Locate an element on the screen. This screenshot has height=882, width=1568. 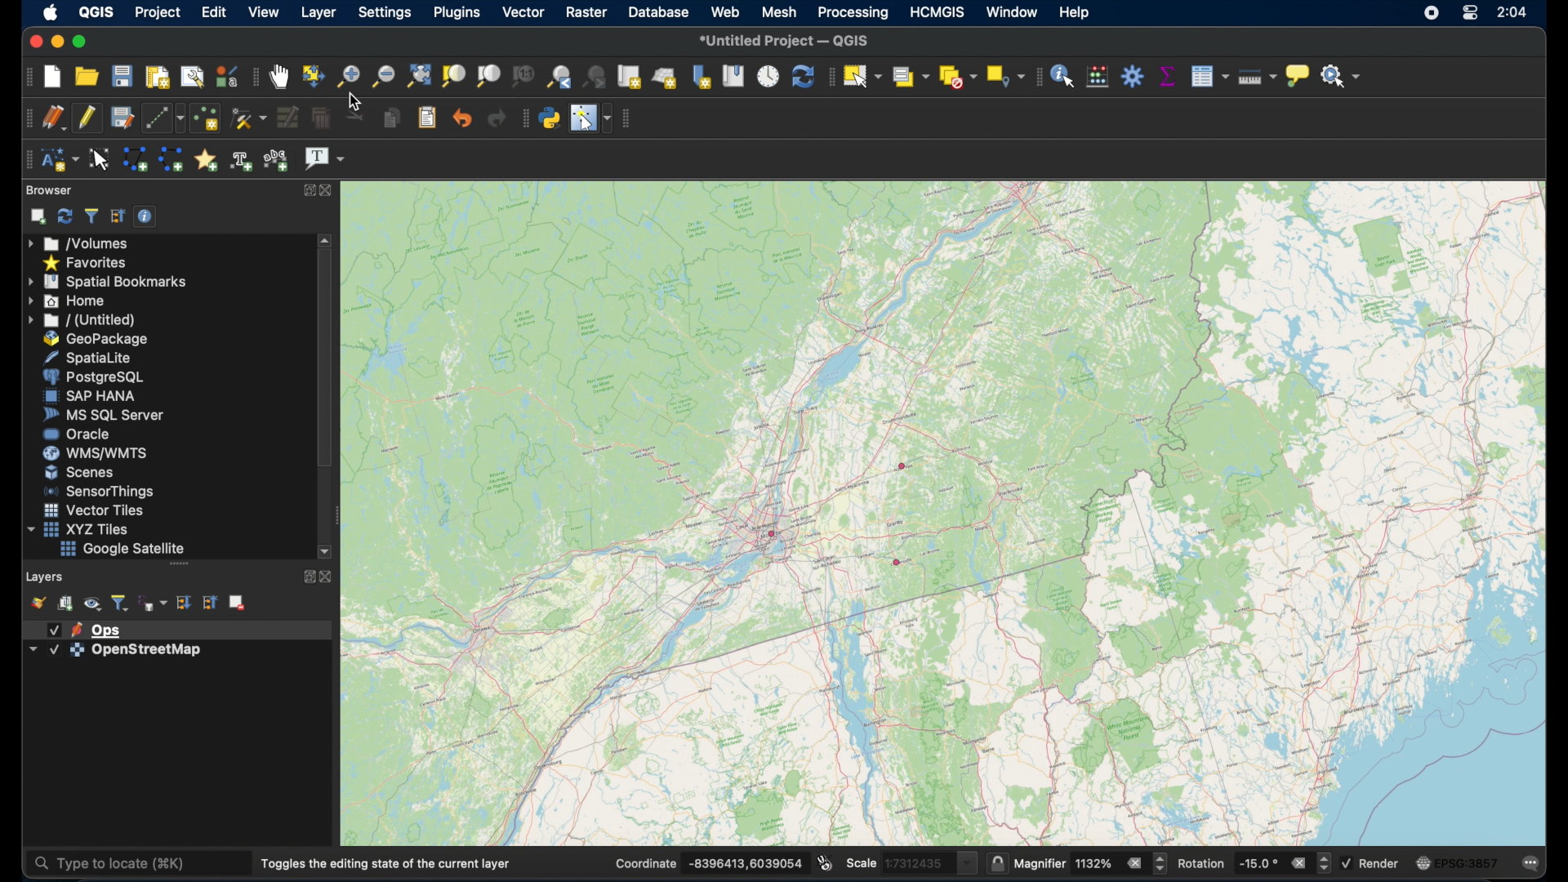
layer  is located at coordinates (82, 629).